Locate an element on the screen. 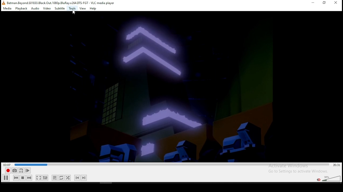 The image size is (343, 192). minimize is located at coordinates (314, 3).